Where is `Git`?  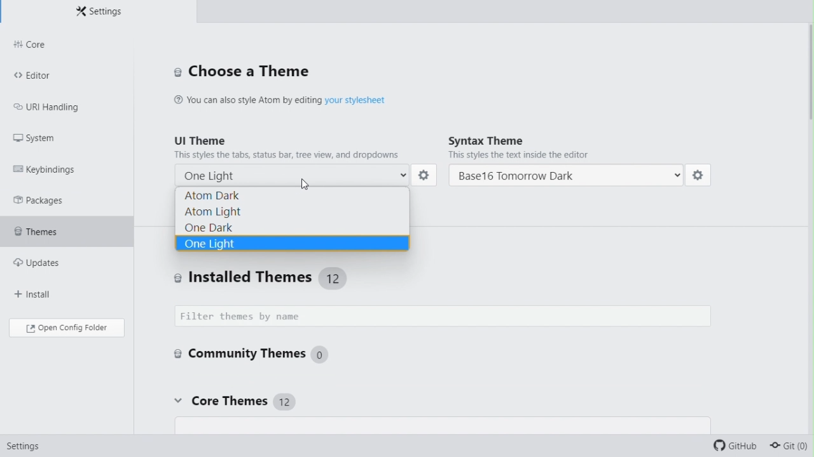 Git is located at coordinates (790, 447).